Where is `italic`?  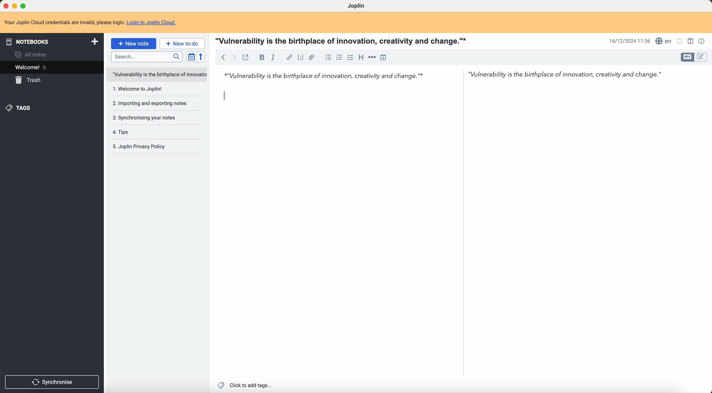 italic is located at coordinates (274, 56).